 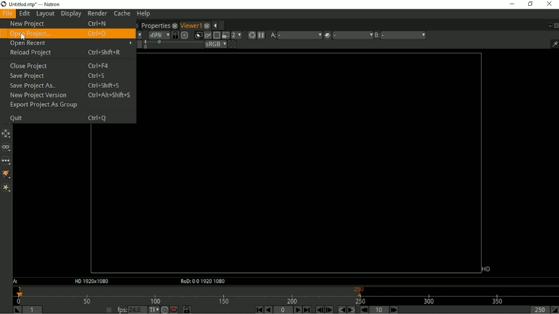 I want to click on Reload Project, so click(x=69, y=53).